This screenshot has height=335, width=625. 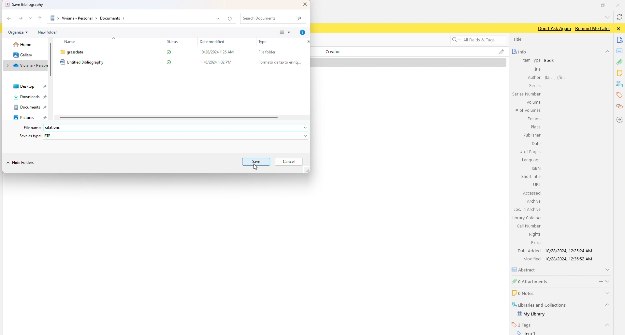 I want to click on show, so click(x=609, y=280).